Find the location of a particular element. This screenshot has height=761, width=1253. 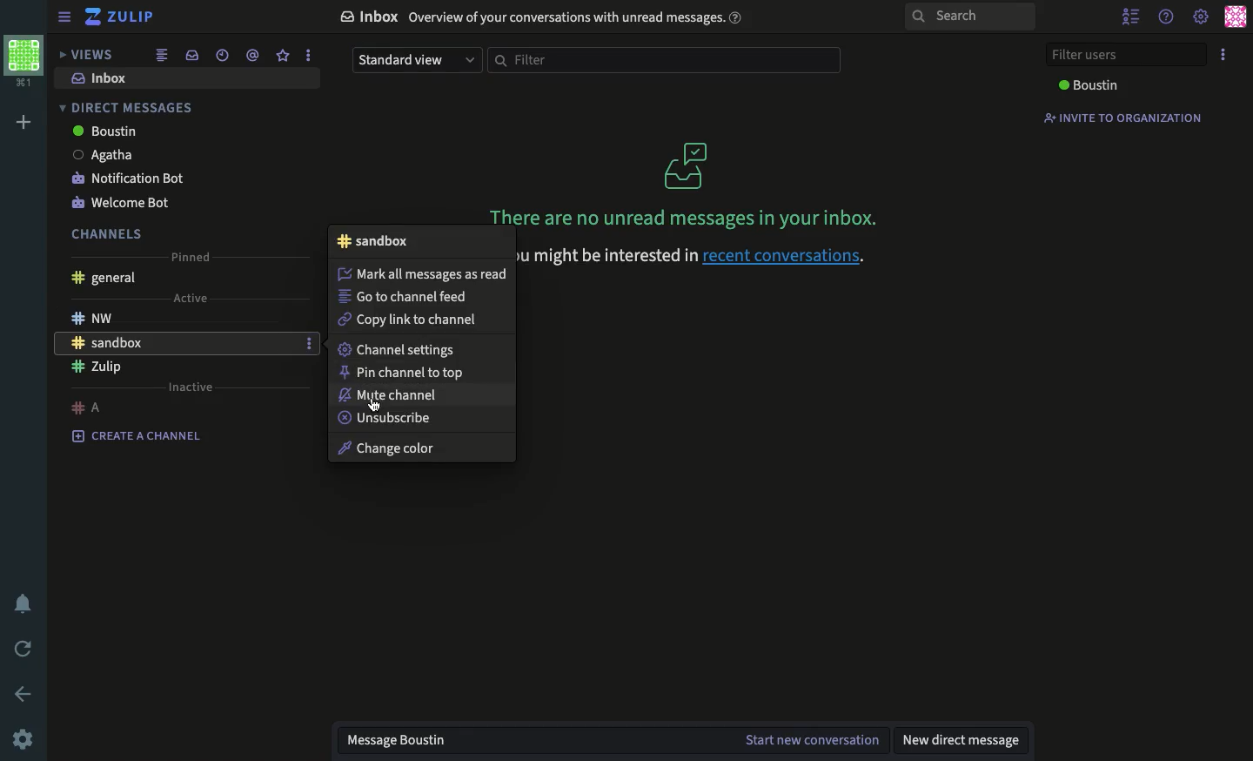

workspace is located at coordinates (23, 62).